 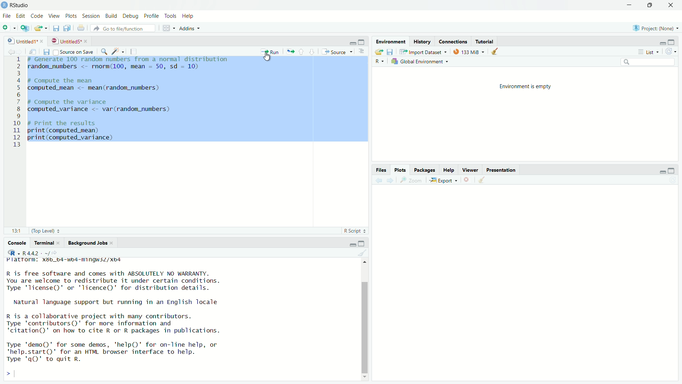 What do you see at coordinates (69, 260) in the screenshot?
I see `Platrorm: Xx36_64-wb4-mingws3Z/Xo4` at bounding box center [69, 260].